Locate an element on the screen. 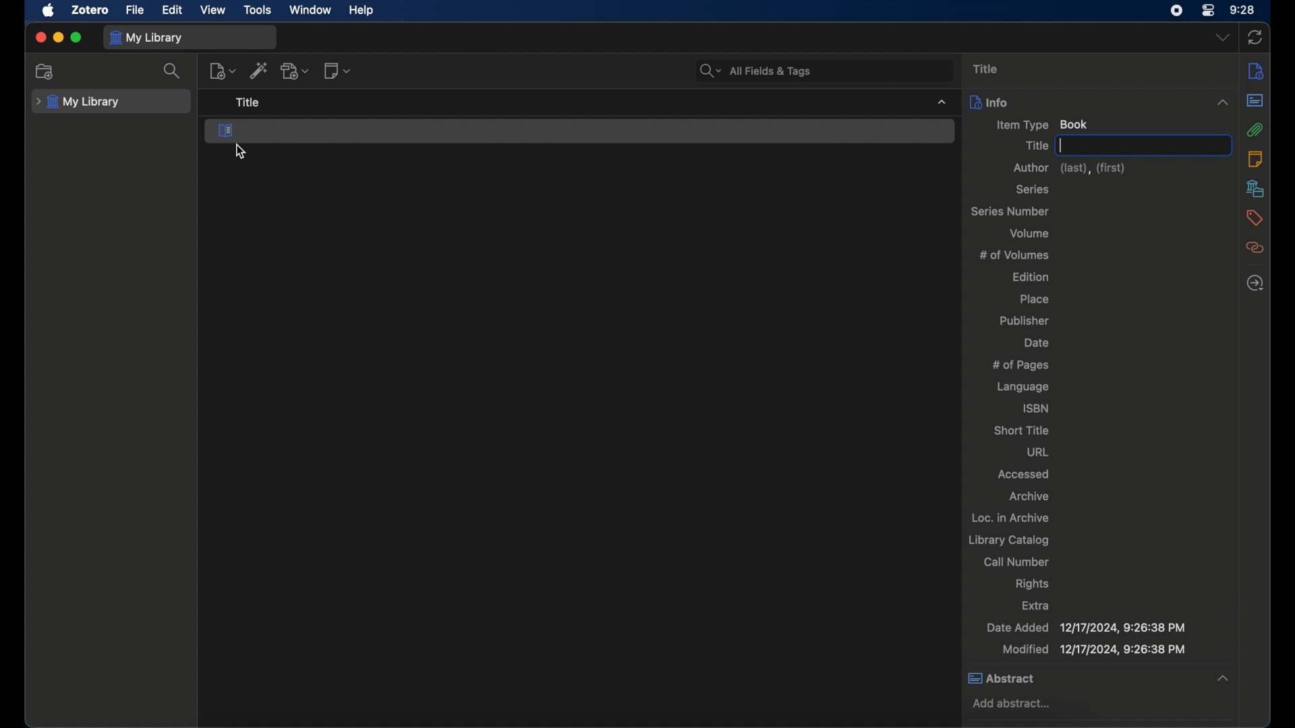 The height and width of the screenshot is (728, 1295). rights is located at coordinates (1032, 584).